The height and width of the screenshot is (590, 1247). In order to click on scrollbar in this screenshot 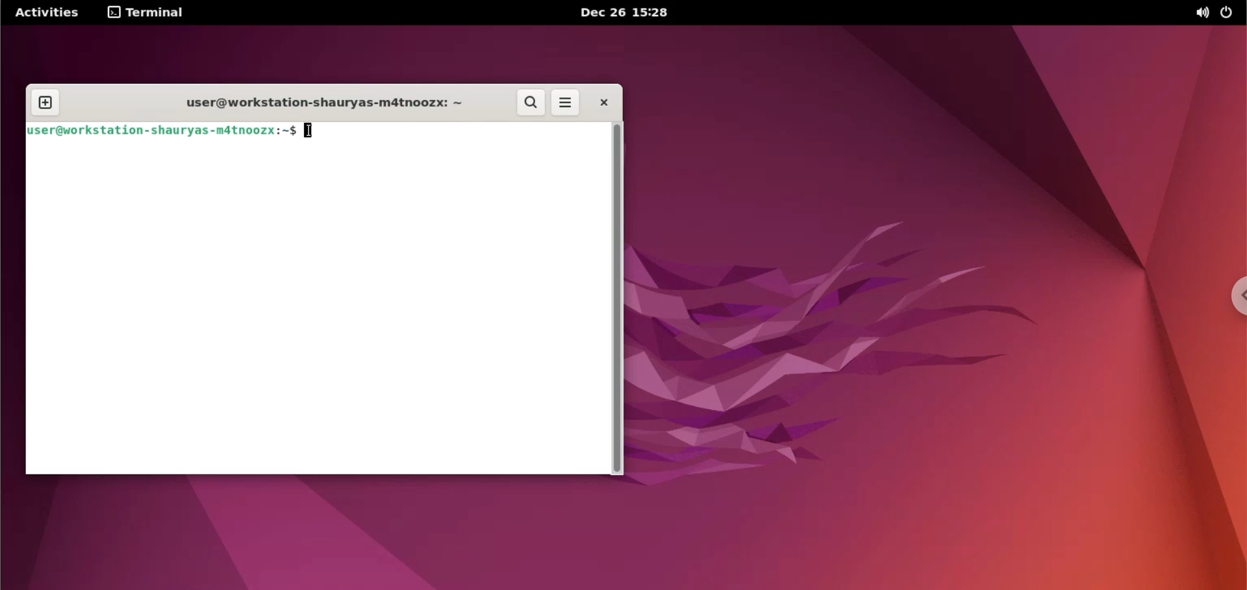, I will do `click(618, 299)`.